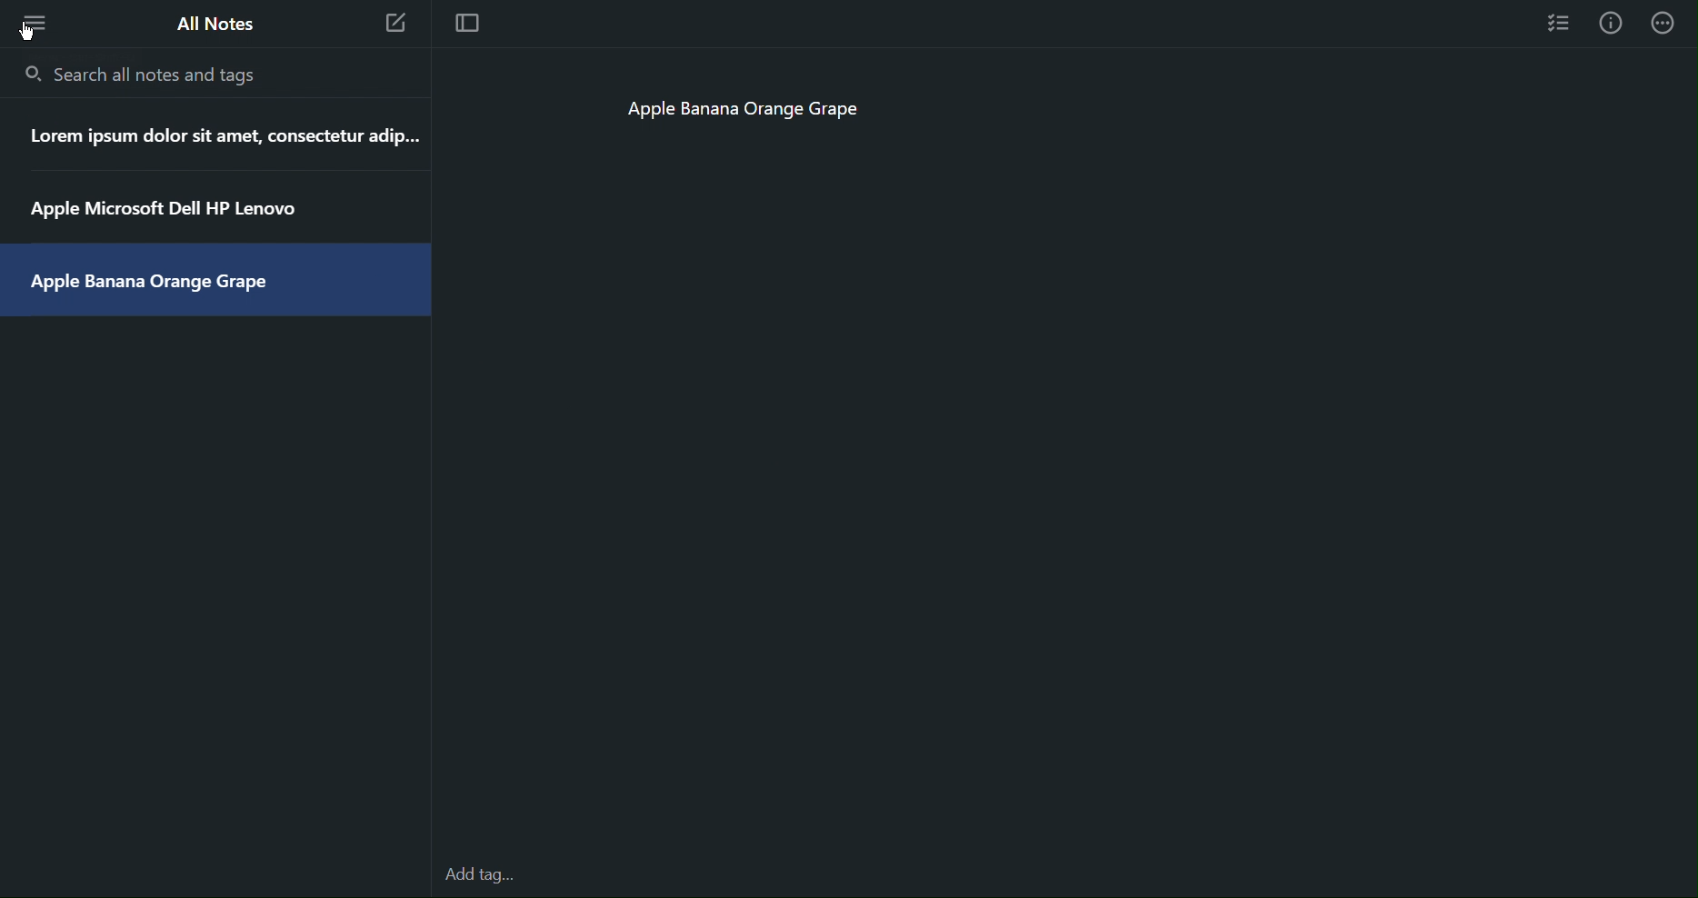 The image size is (1698, 898). I want to click on Info, so click(1611, 23).